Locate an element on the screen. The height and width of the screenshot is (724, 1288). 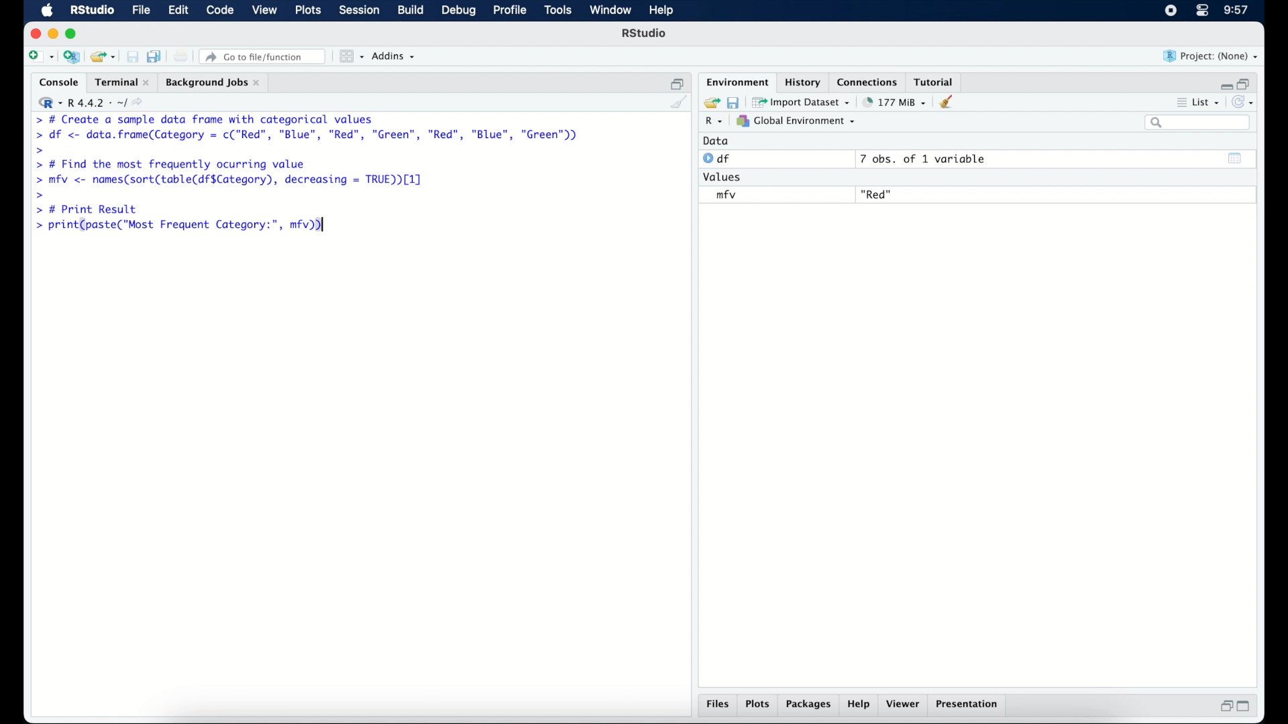
more options is located at coordinates (1179, 101).